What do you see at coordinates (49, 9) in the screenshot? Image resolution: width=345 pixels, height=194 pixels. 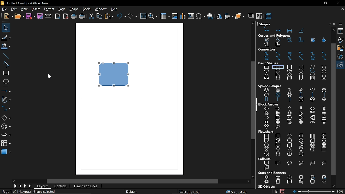 I see `format` at bounding box center [49, 9].